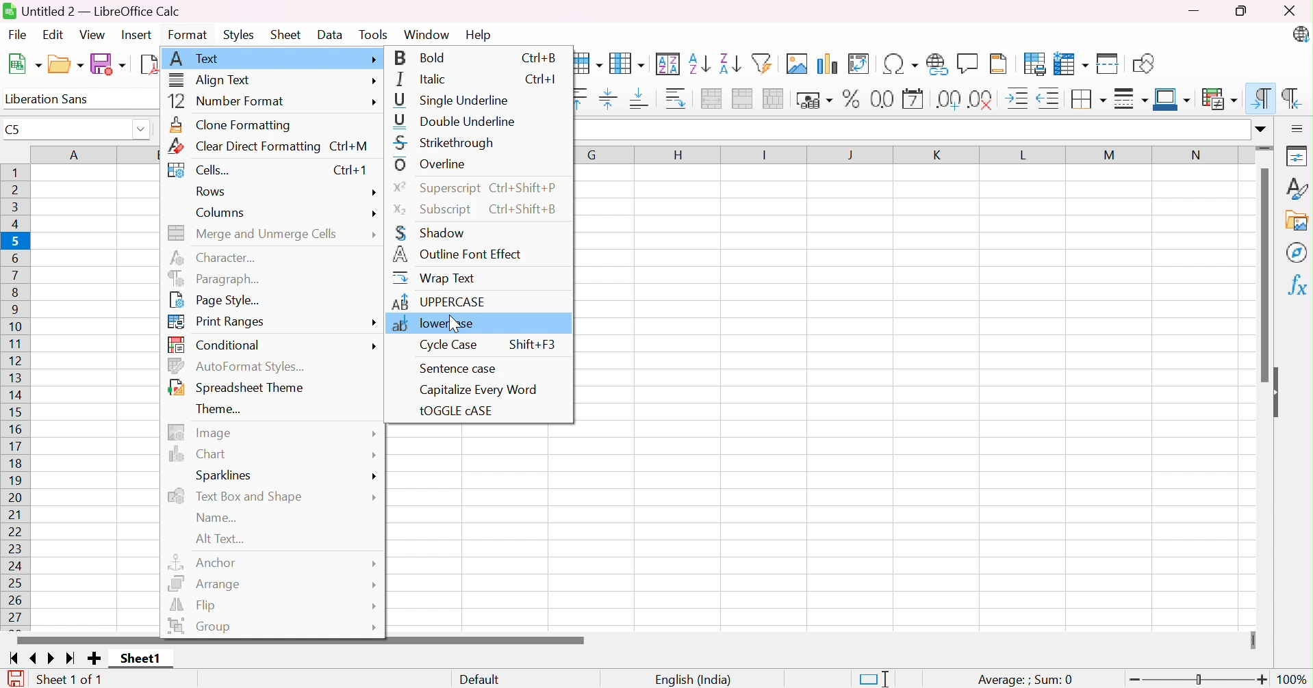 The image size is (1313, 688). What do you see at coordinates (211, 190) in the screenshot?
I see `Rows` at bounding box center [211, 190].